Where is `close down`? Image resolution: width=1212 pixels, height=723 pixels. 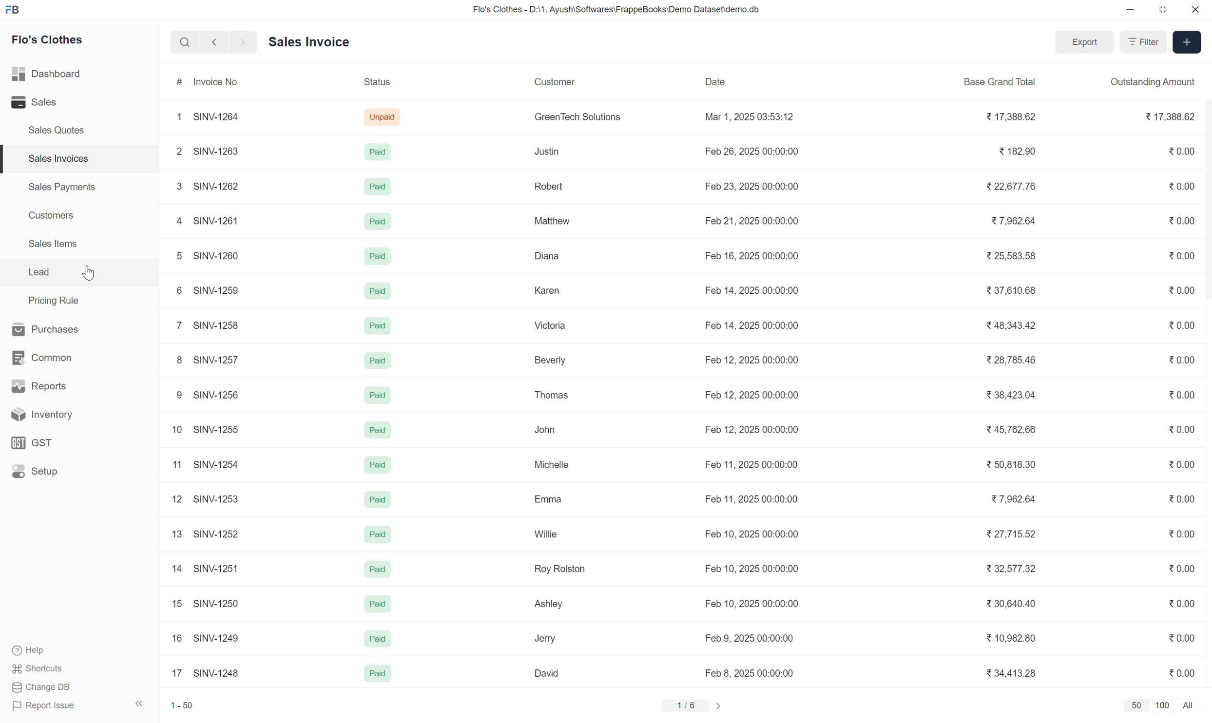 close down is located at coordinates (1164, 9).